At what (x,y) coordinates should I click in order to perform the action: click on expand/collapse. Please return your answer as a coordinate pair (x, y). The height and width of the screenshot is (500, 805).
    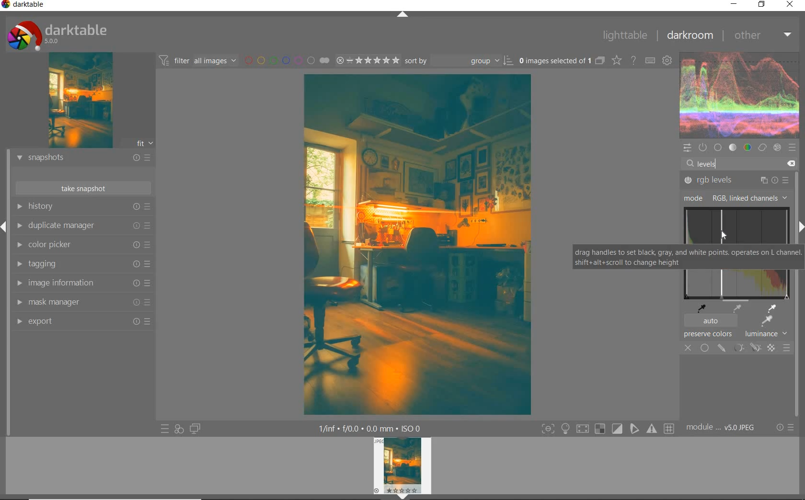
    Looking at the image, I should click on (402, 15).